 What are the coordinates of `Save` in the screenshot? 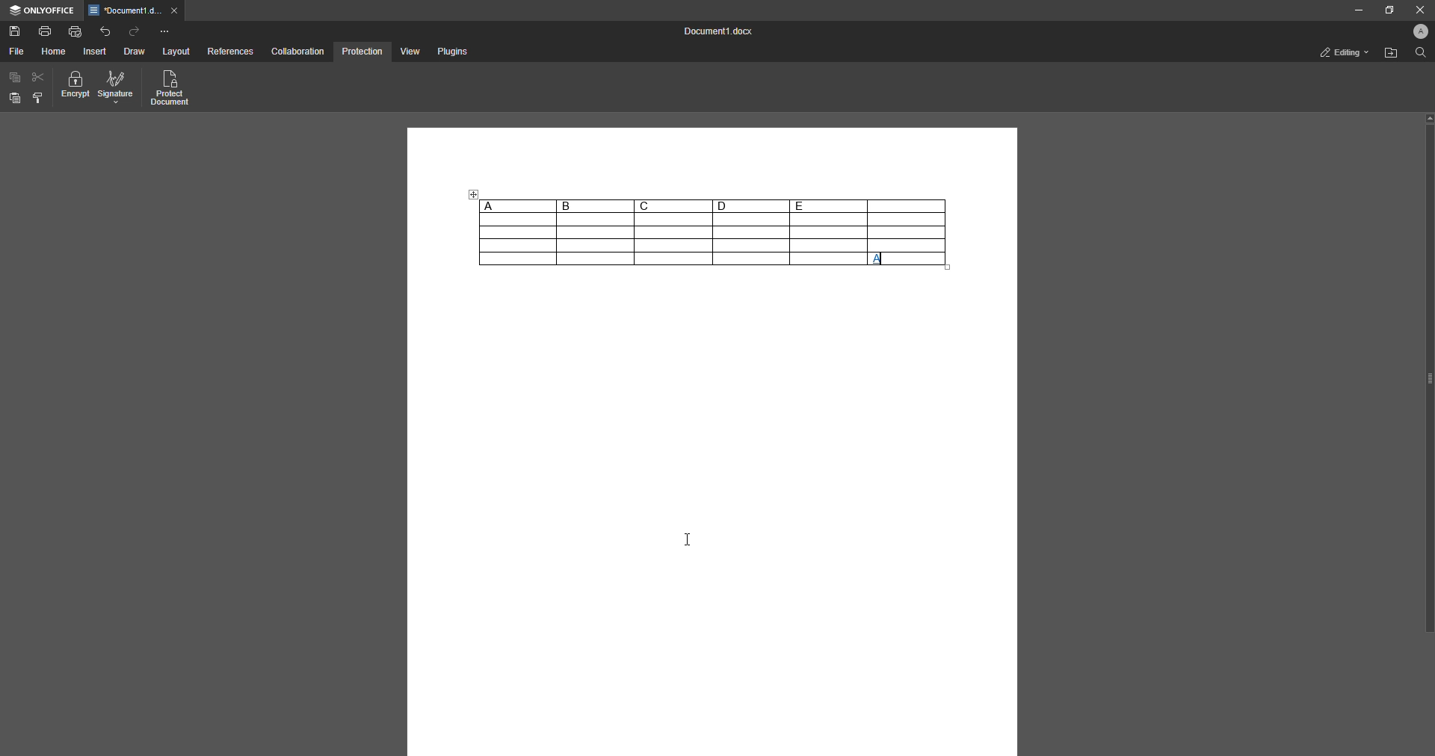 It's located at (15, 32).